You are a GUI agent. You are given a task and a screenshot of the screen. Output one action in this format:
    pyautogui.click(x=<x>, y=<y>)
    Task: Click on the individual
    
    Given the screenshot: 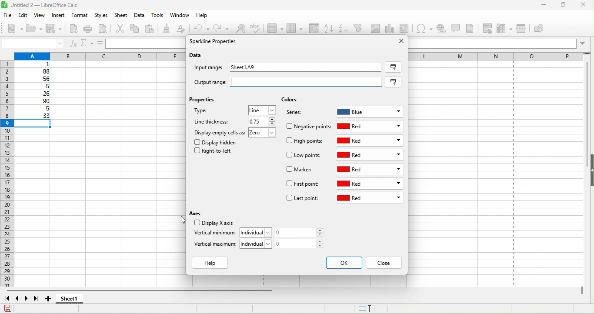 What is the action you would take?
    pyautogui.click(x=258, y=232)
    